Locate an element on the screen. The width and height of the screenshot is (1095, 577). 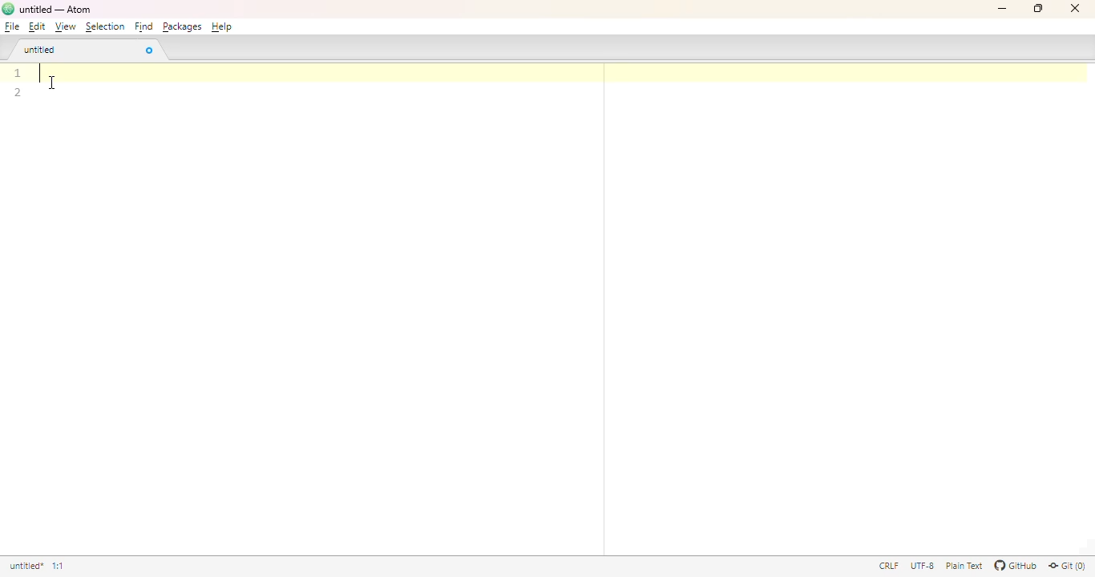
help is located at coordinates (221, 27).